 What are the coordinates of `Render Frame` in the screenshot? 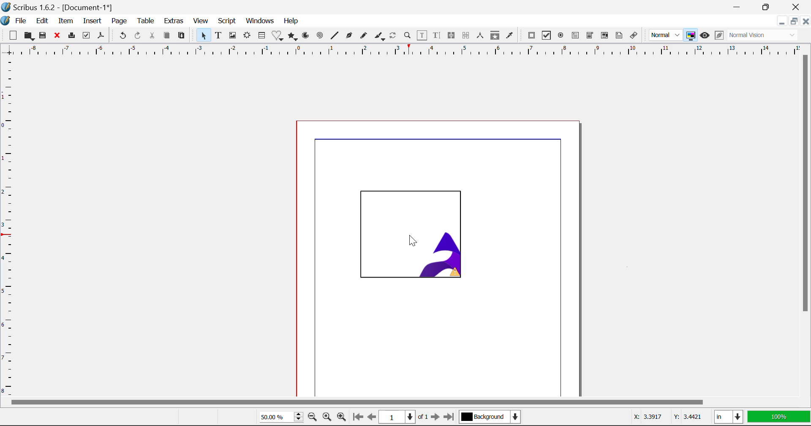 It's located at (248, 37).